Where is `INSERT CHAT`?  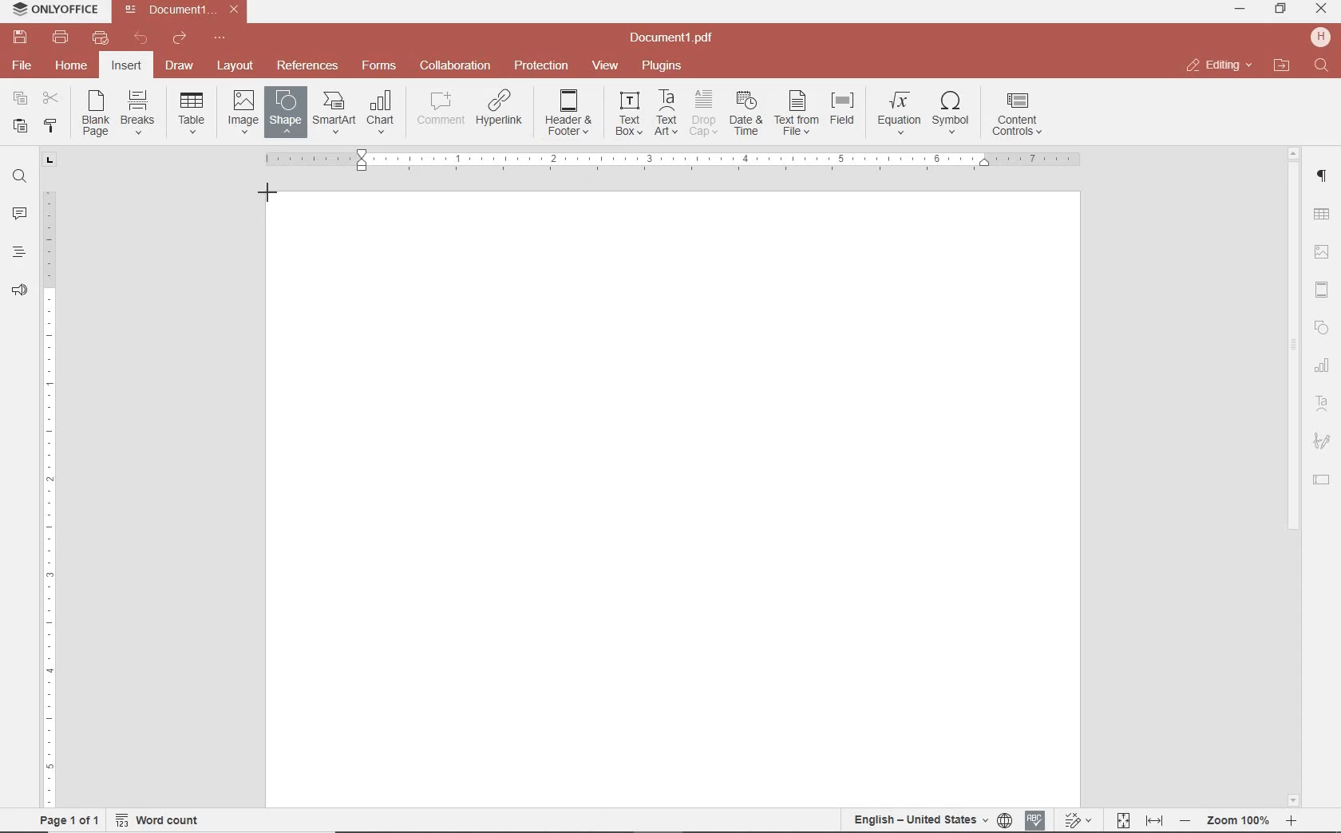 INSERT CHAT is located at coordinates (381, 113).